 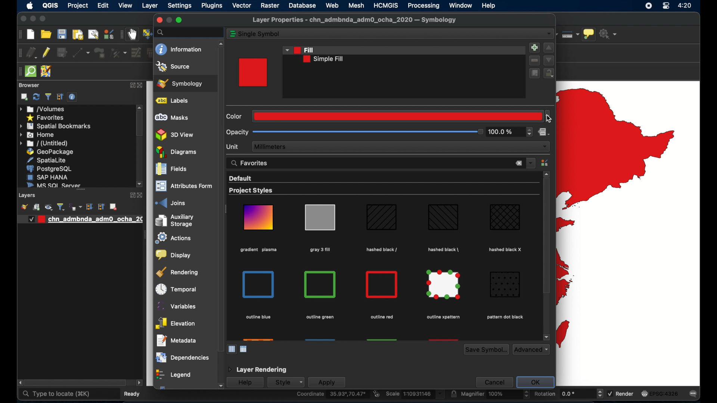 What do you see at coordinates (43, 109) in the screenshot?
I see `volumes menu` at bounding box center [43, 109].